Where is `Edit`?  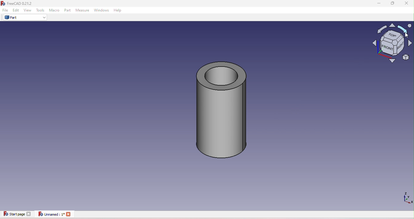 Edit is located at coordinates (16, 10).